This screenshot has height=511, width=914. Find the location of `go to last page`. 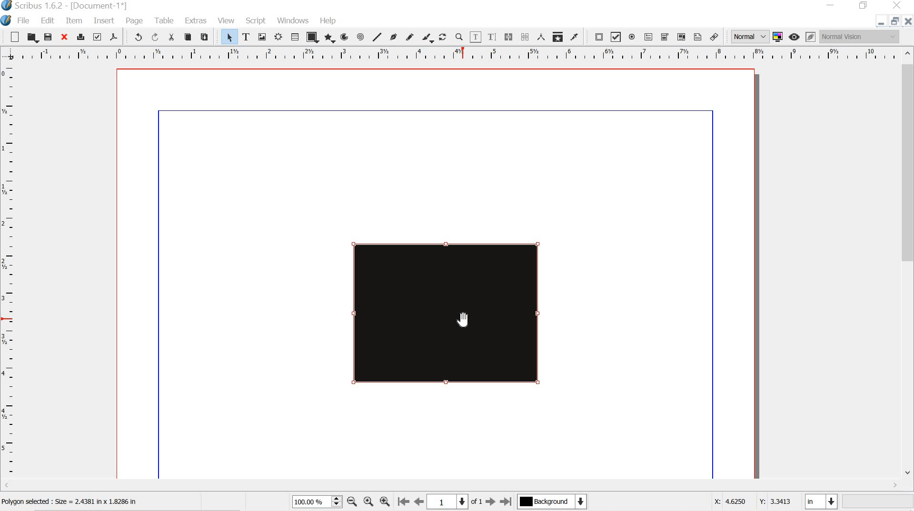

go to last page is located at coordinates (506, 501).